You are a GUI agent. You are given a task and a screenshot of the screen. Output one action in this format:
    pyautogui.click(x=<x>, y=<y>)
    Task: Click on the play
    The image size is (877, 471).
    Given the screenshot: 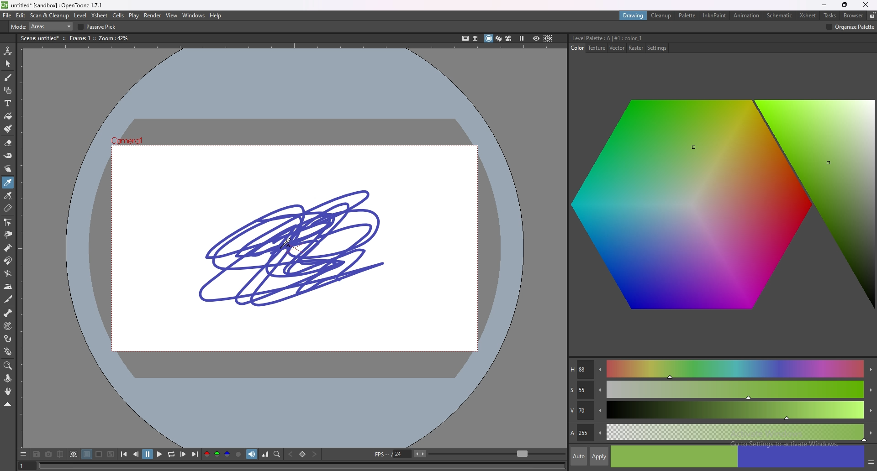 What is the action you would take?
    pyautogui.click(x=159, y=454)
    